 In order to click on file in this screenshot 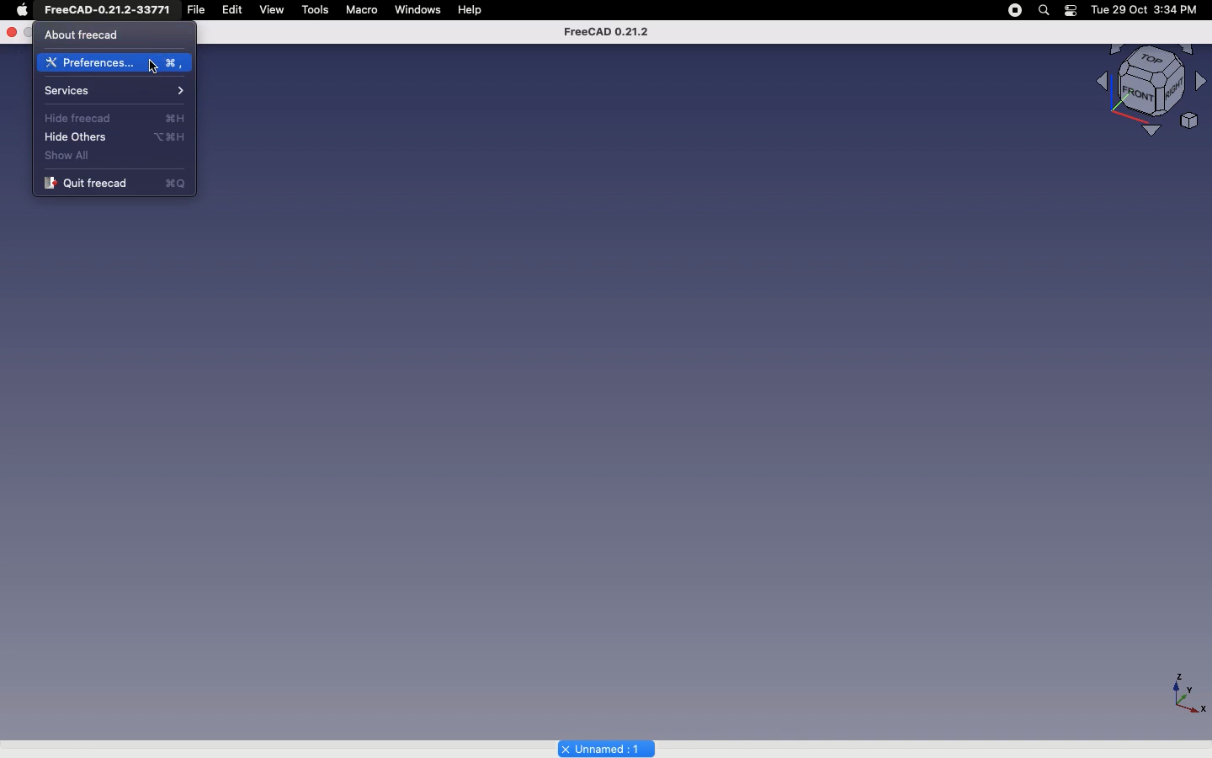, I will do `click(200, 10)`.